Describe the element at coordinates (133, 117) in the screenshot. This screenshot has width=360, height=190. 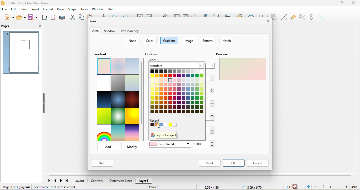
I see `sunshine` at that location.